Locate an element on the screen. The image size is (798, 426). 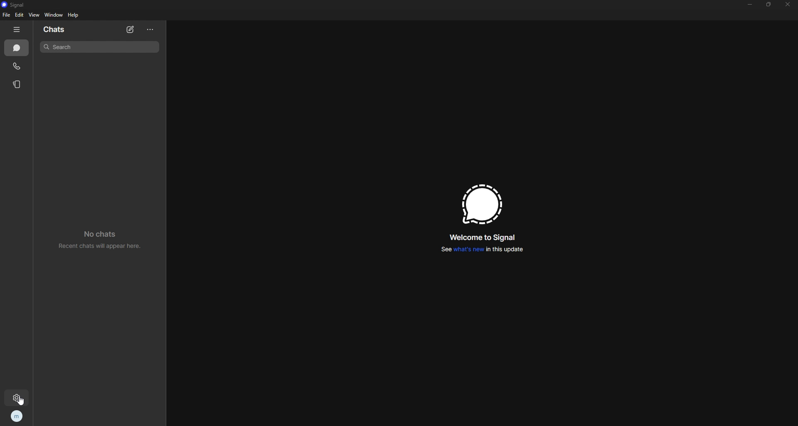
file is located at coordinates (7, 15).